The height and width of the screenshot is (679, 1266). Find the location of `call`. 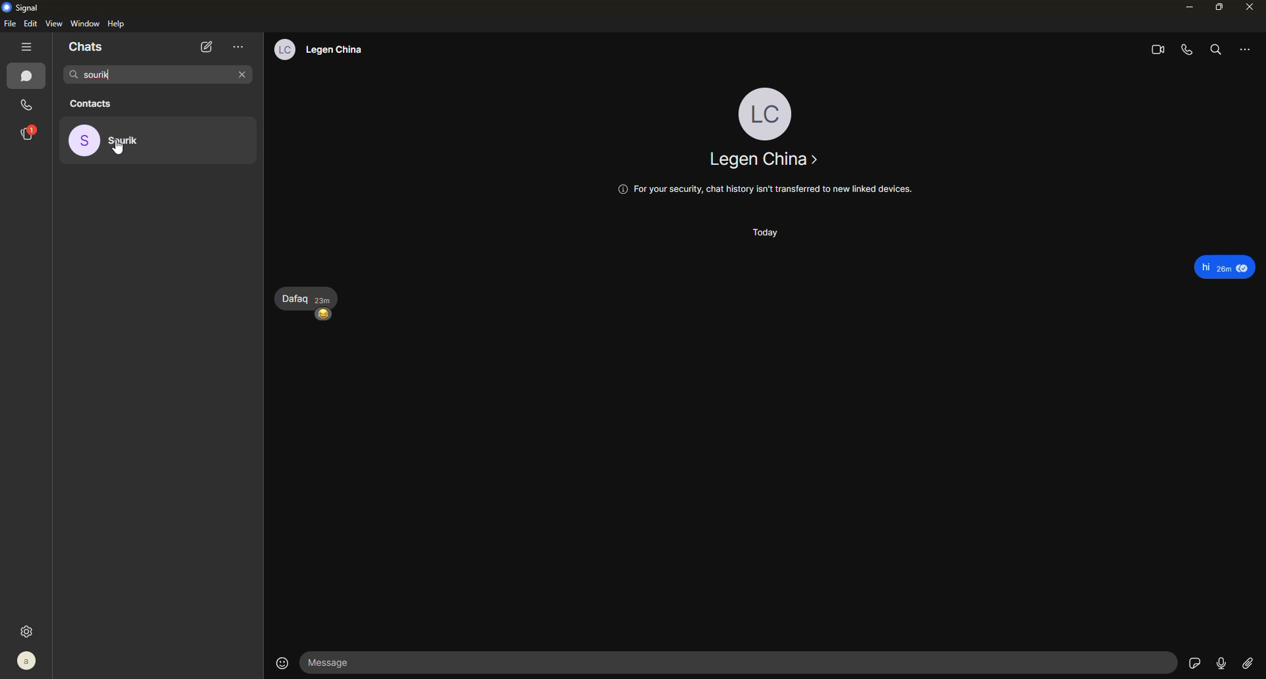

call is located at coordinates (29, 107).